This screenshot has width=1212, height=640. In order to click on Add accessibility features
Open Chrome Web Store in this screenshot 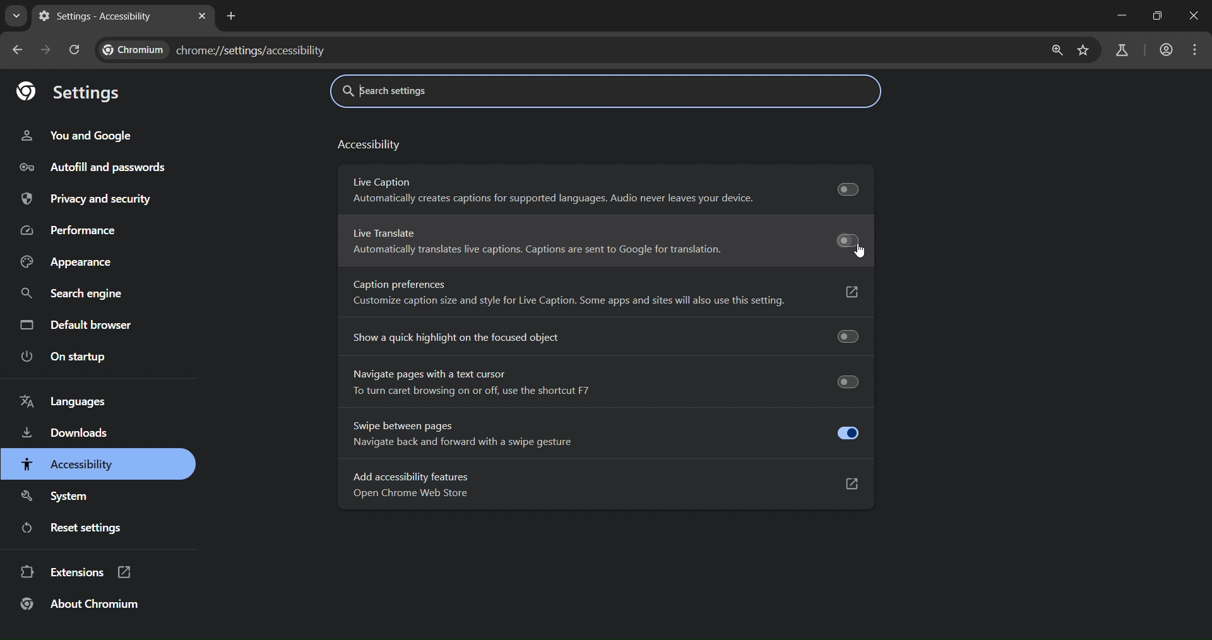, I will do `click(412, 486)`.